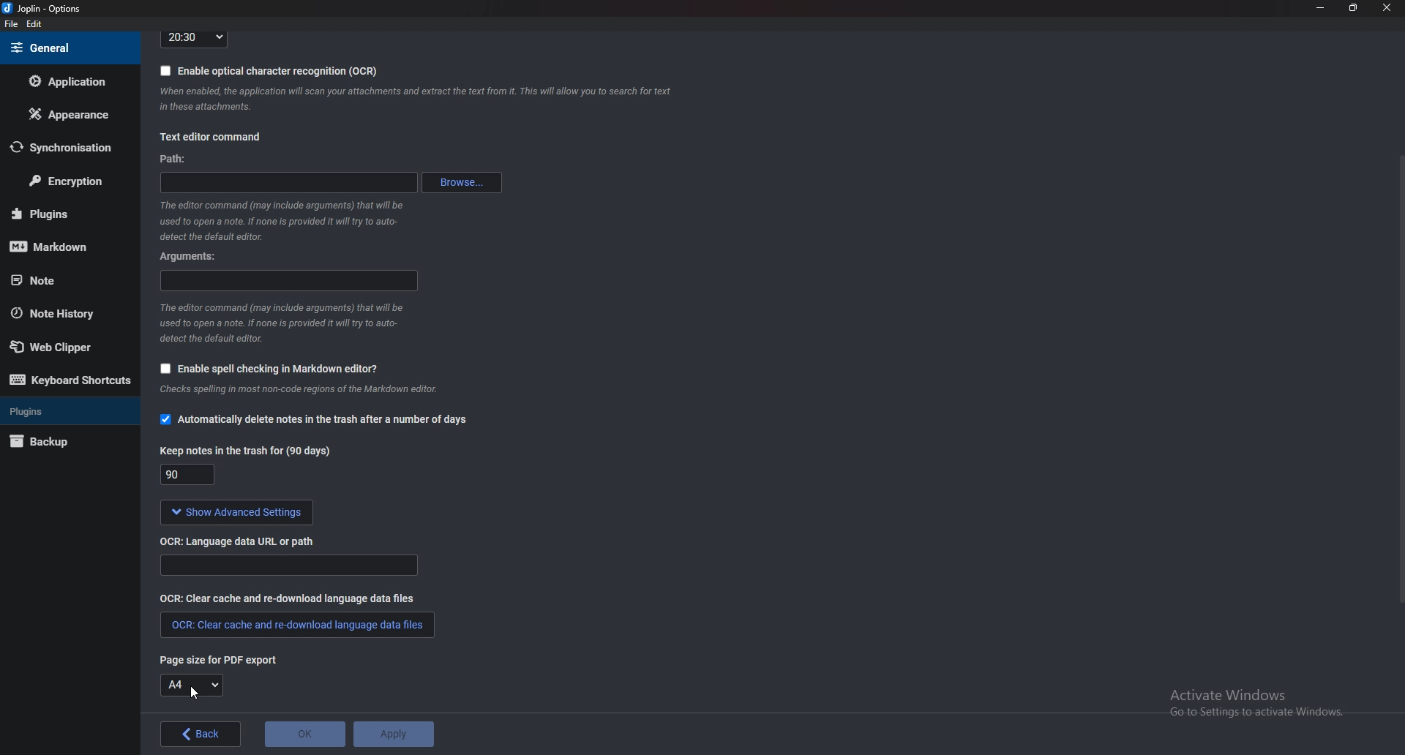 Image resolution: width=1405 pixels, height=755 pixels. What do you see at coordinates (277, 220) in the screenshot?
I see `Info on editor command` at bounding box center [277, 220].